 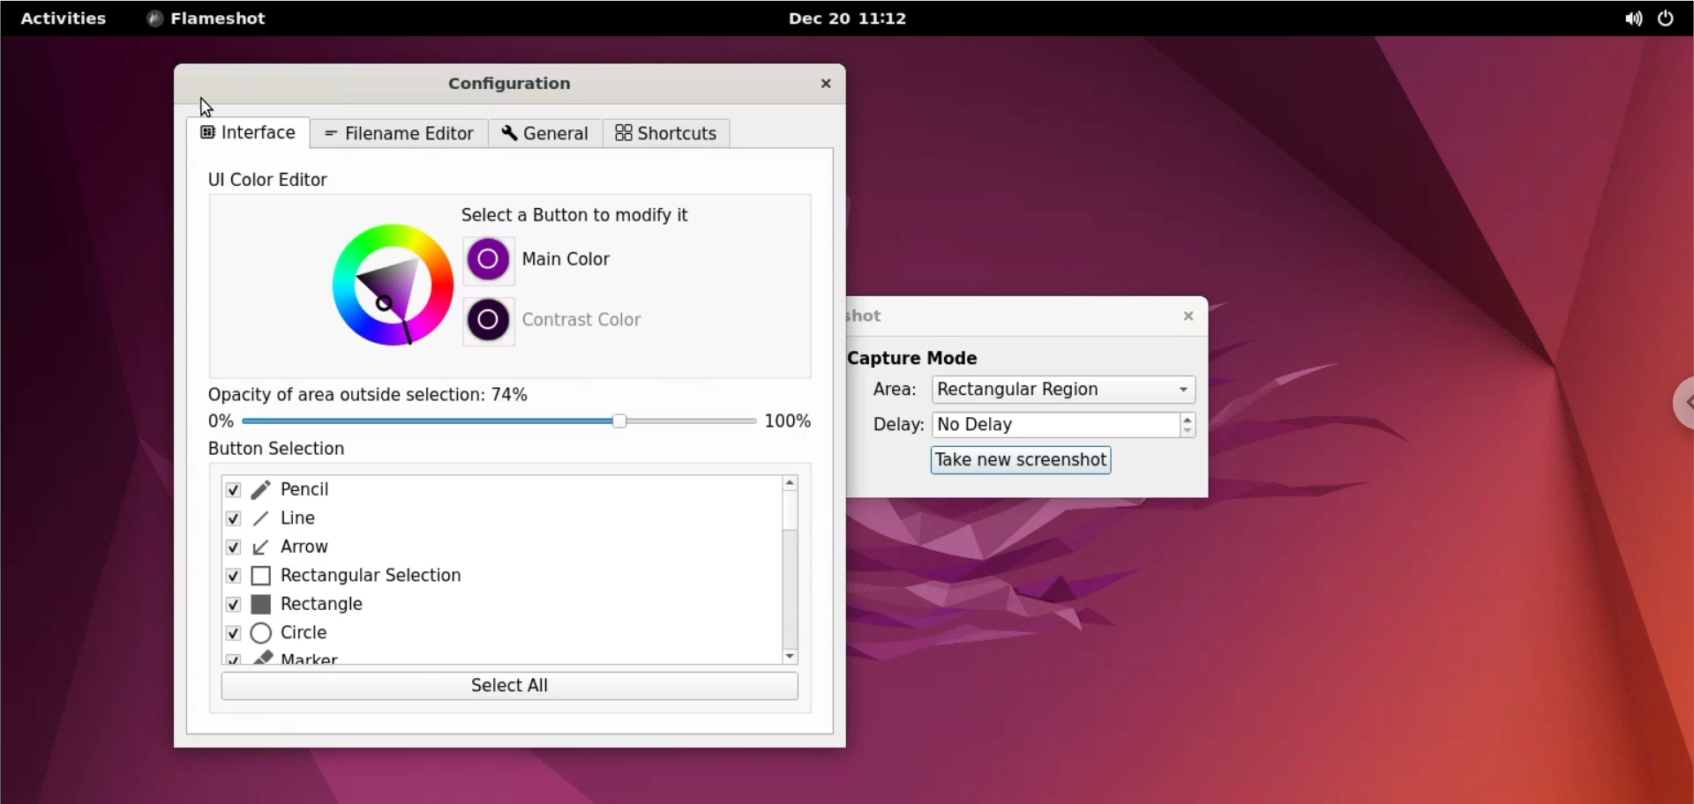 What do you see at coordinates (385, 390) in the screenshot?
I see `opacity of area outside selection: 74%` at bounding box center [385, 390].